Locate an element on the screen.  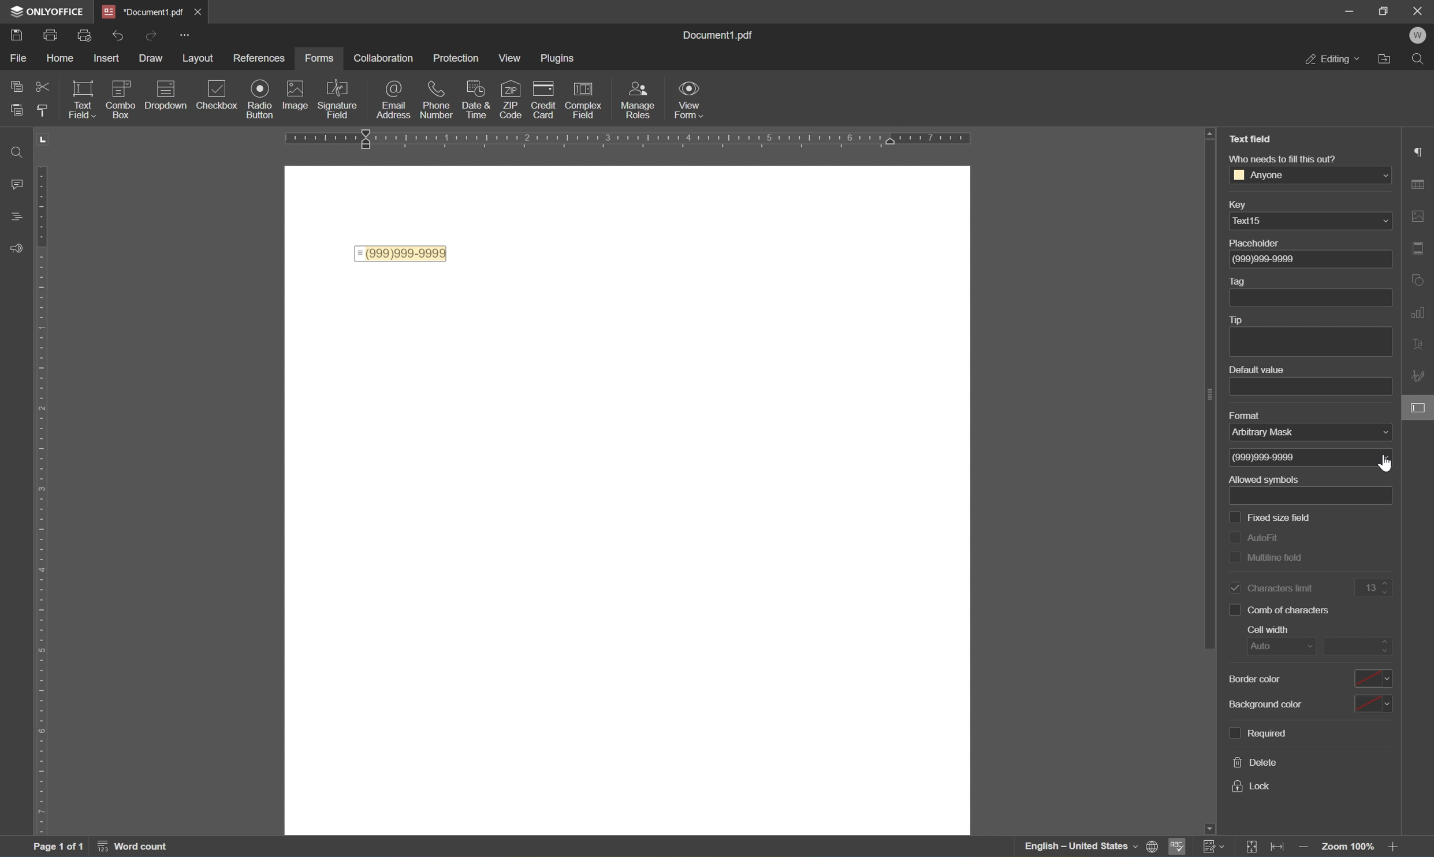
lock is located at coordinates (1252, 788).